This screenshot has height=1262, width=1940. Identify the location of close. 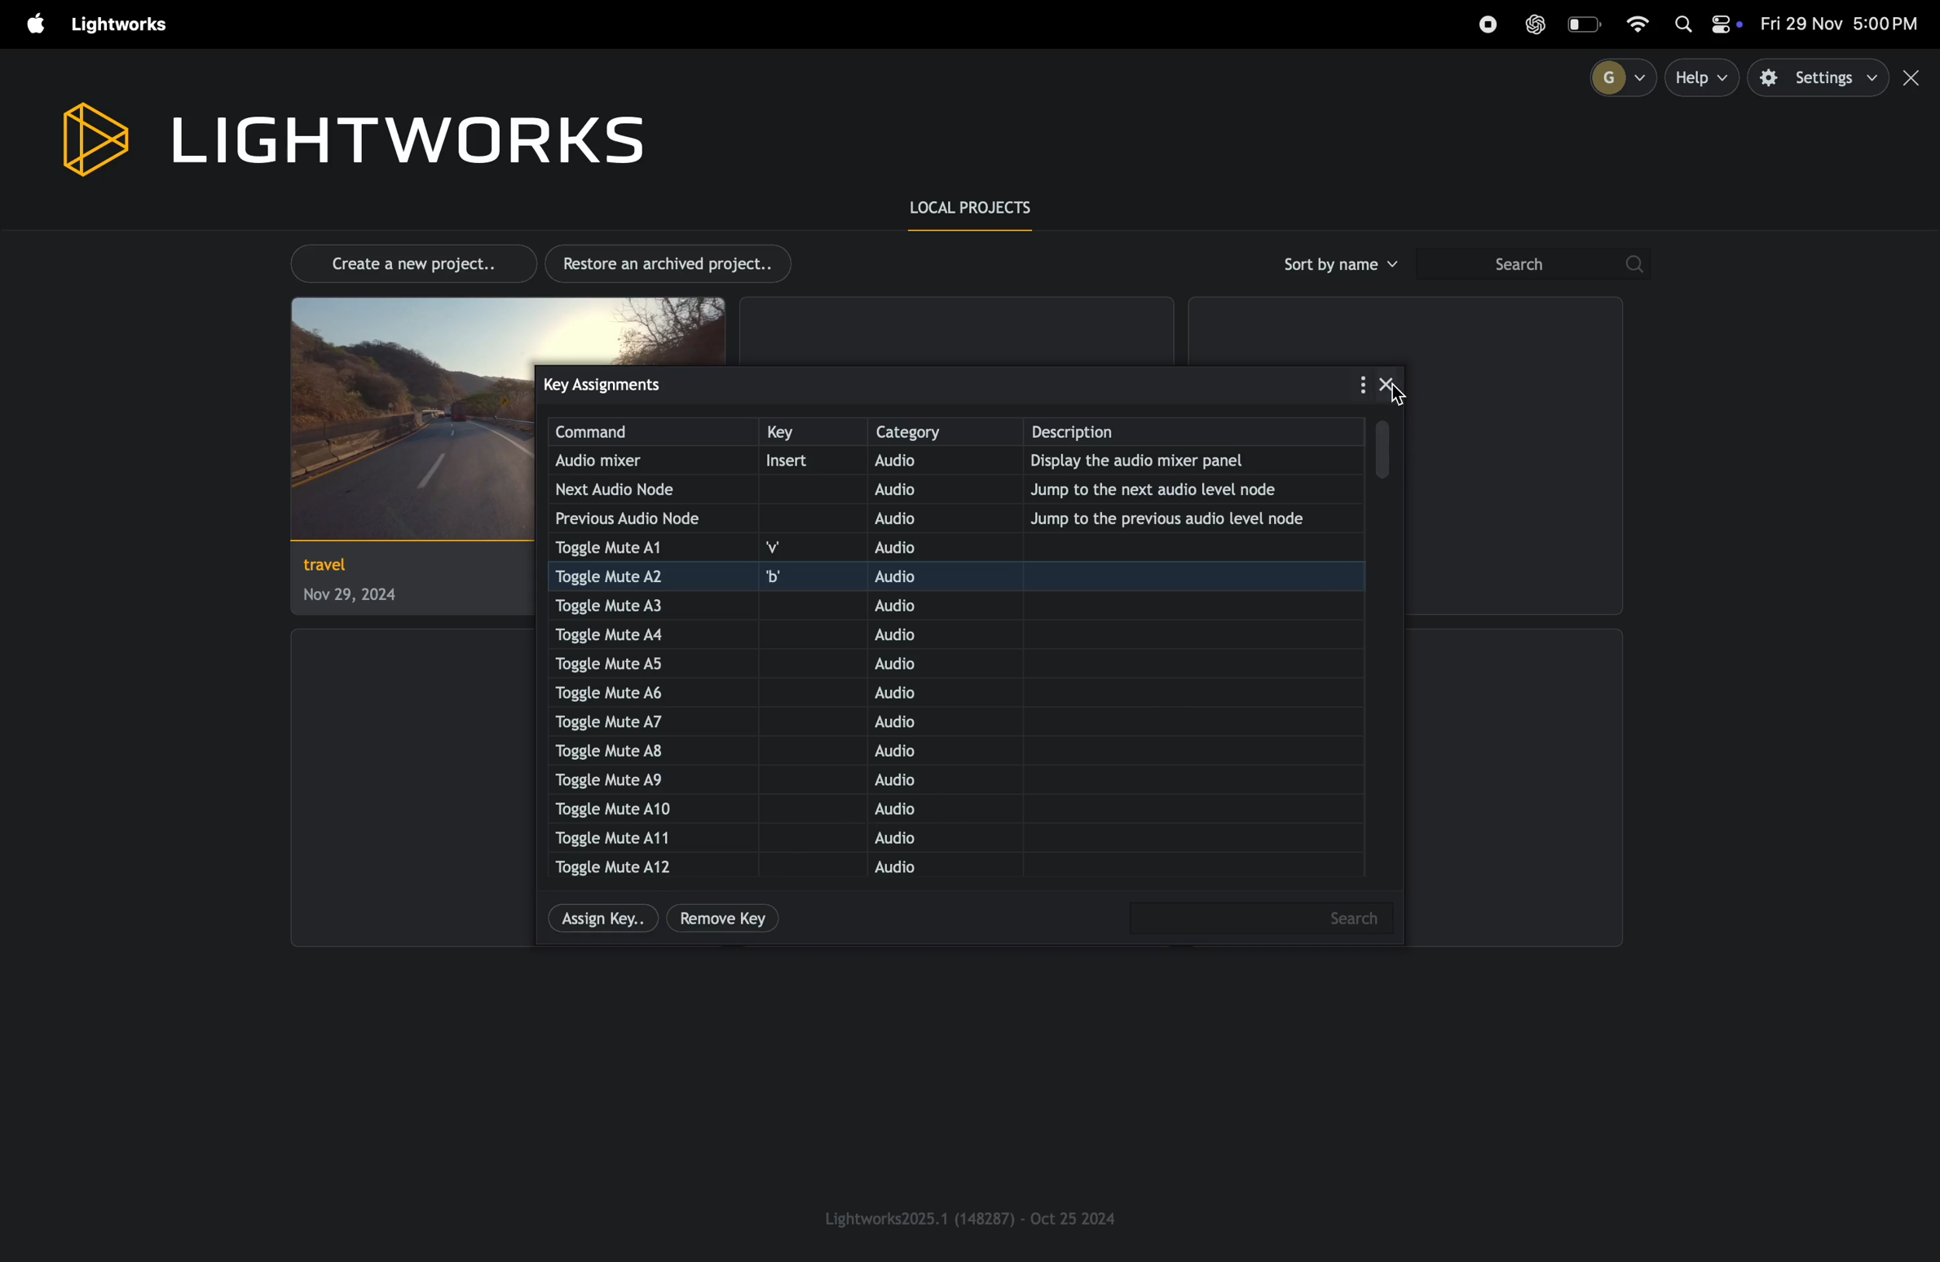
(1915, 78).